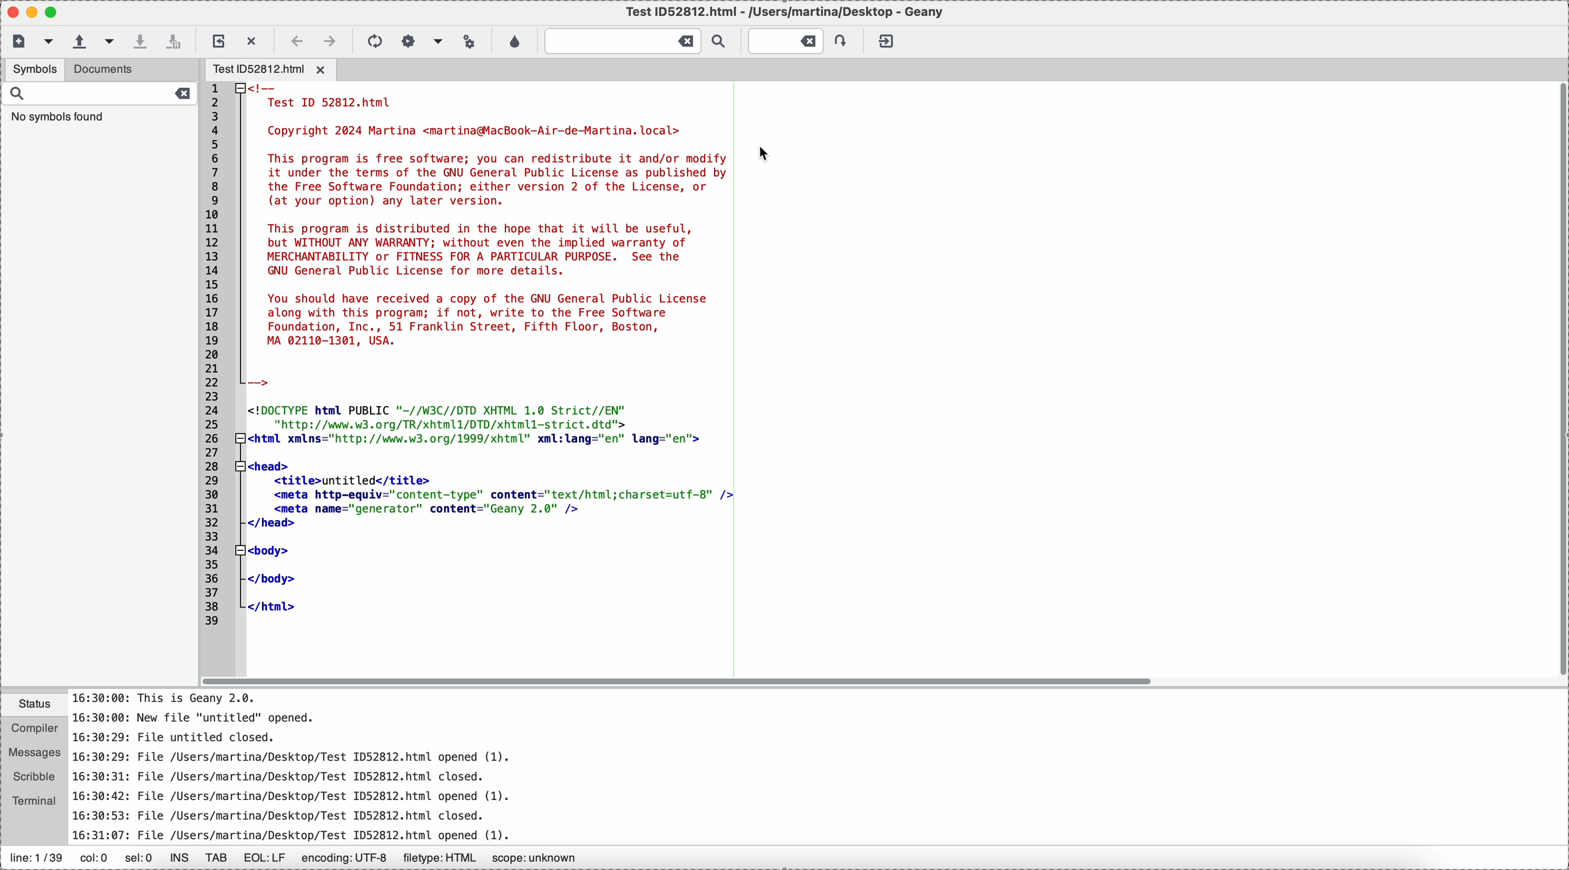  Describe the element at coordinates (295, 41) in the screenshot. I see `navigate back` at that location.